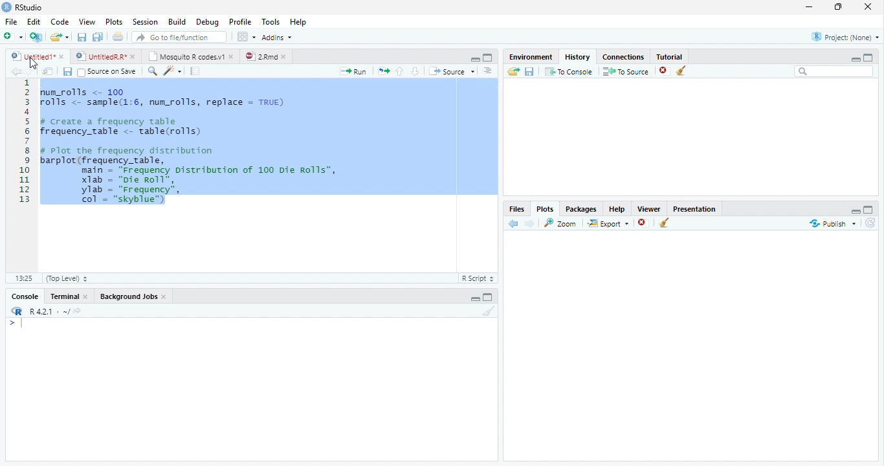 The height and width of the screenshot is (466, 884). Describe the element at coordinates (648, 208) in the screenshot. I see `Viewer` at that location.